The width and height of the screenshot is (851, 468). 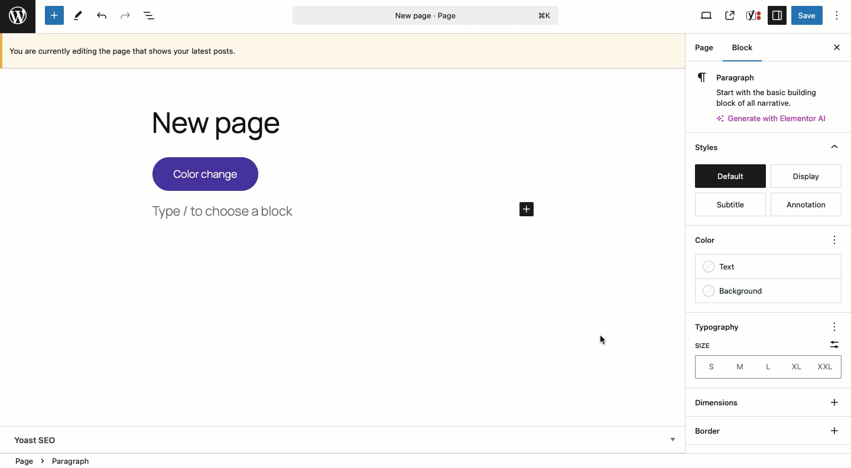 What do you see at coordinates (837, 15) in the screenshot?
I see `Options` at bounding box center [837, 15].